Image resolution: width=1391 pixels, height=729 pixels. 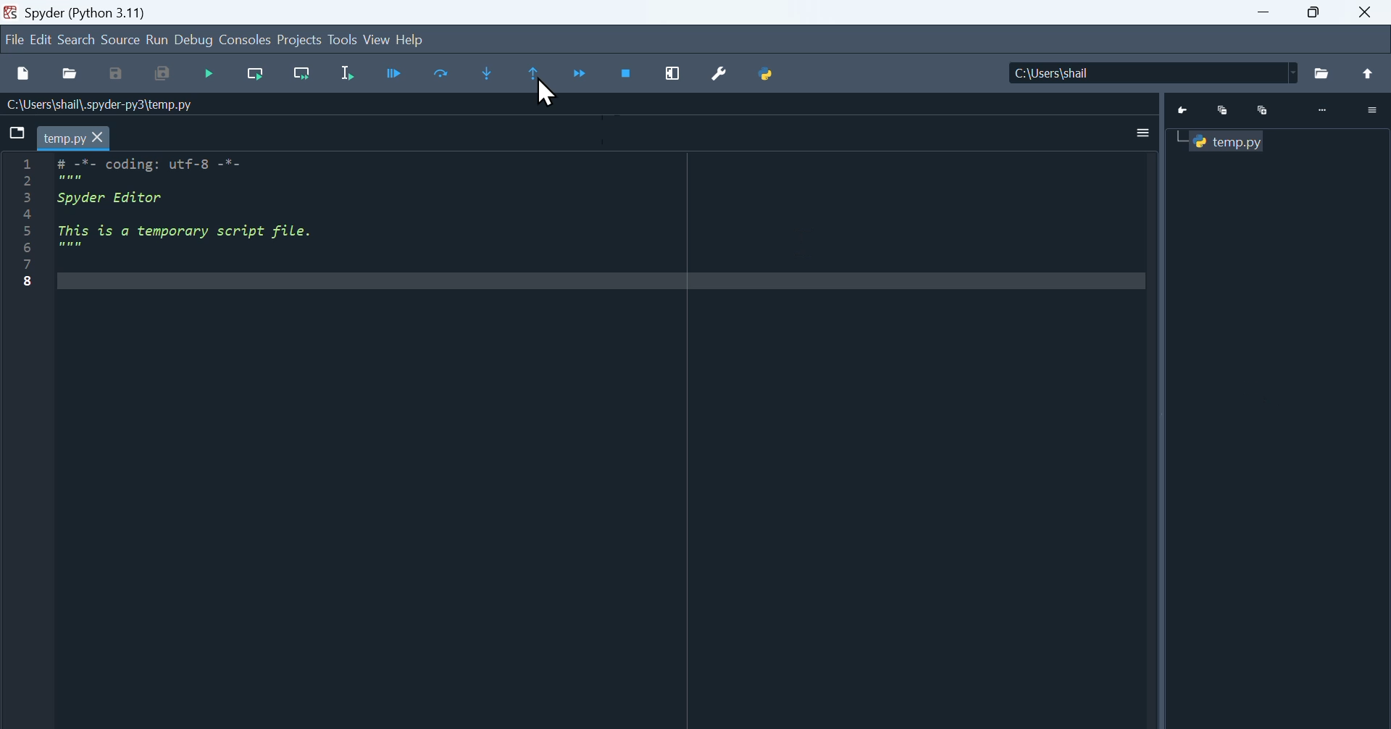 I want to click on Maximize, so click(x=1263, y=111).